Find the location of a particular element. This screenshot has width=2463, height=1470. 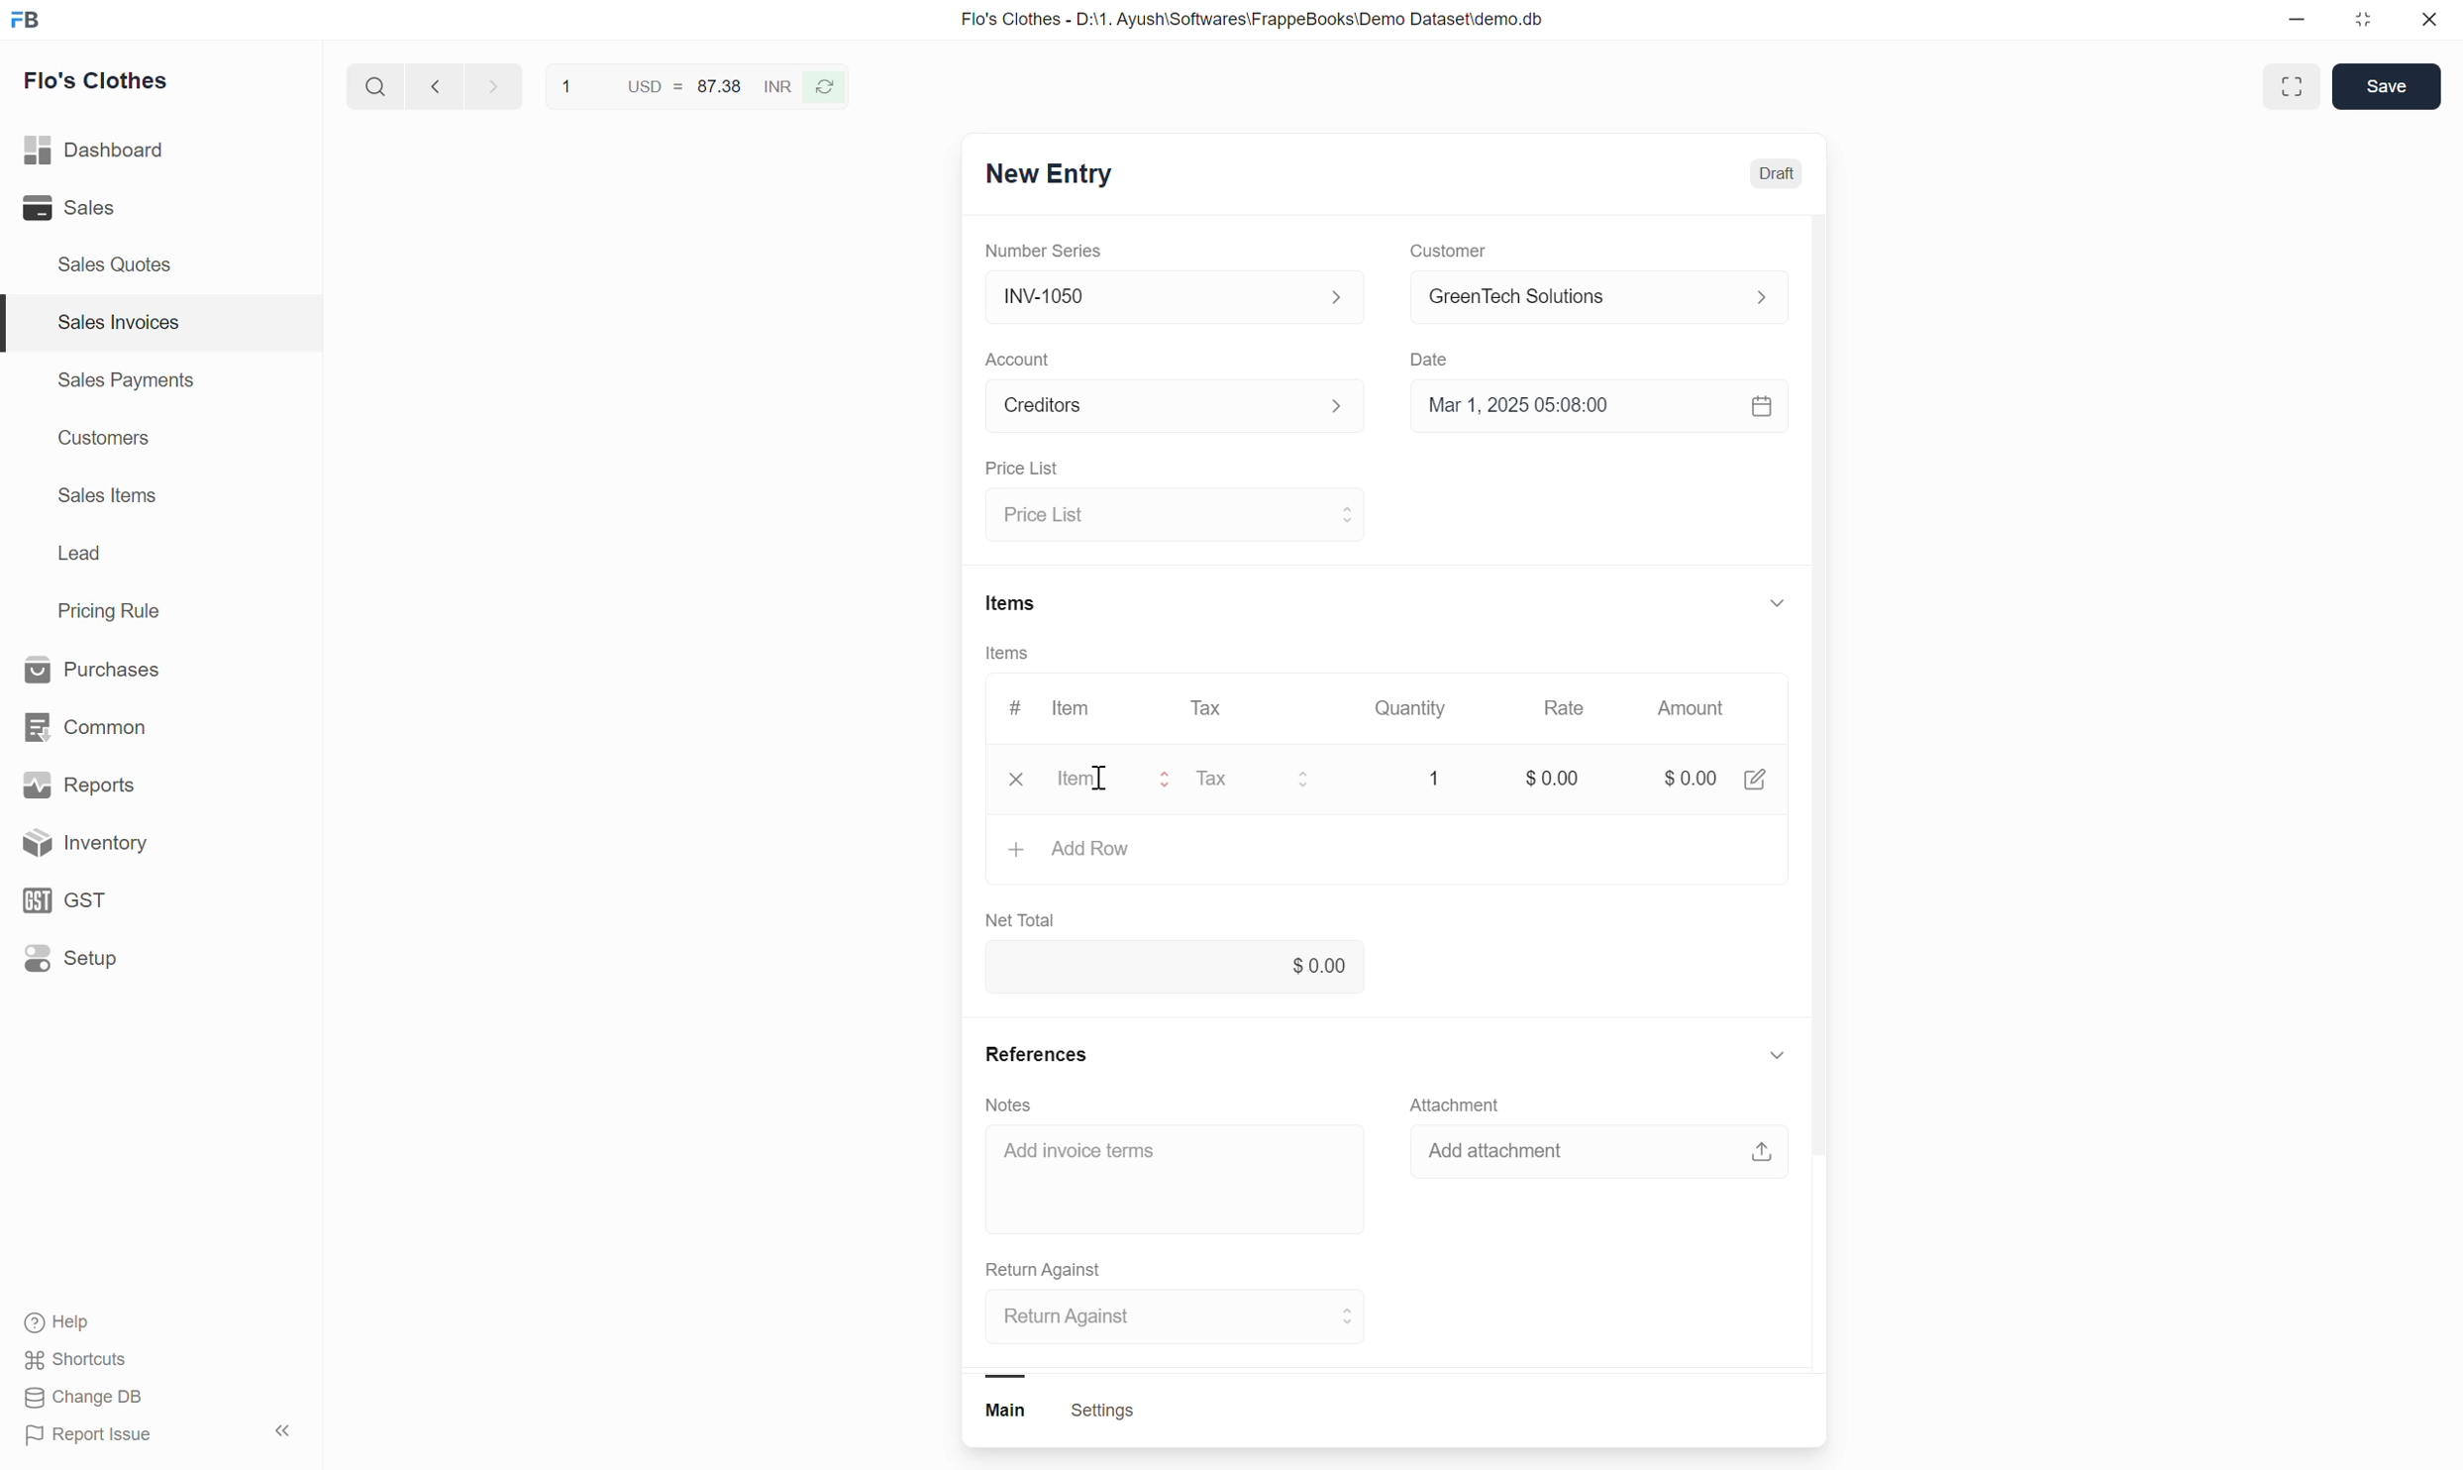

Quantity is located at coordinates (1437, 778).